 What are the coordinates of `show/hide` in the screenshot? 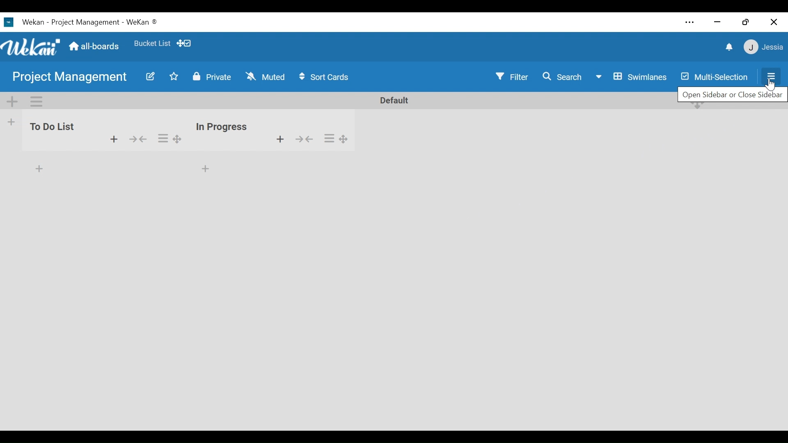 It's located at (308, 141).